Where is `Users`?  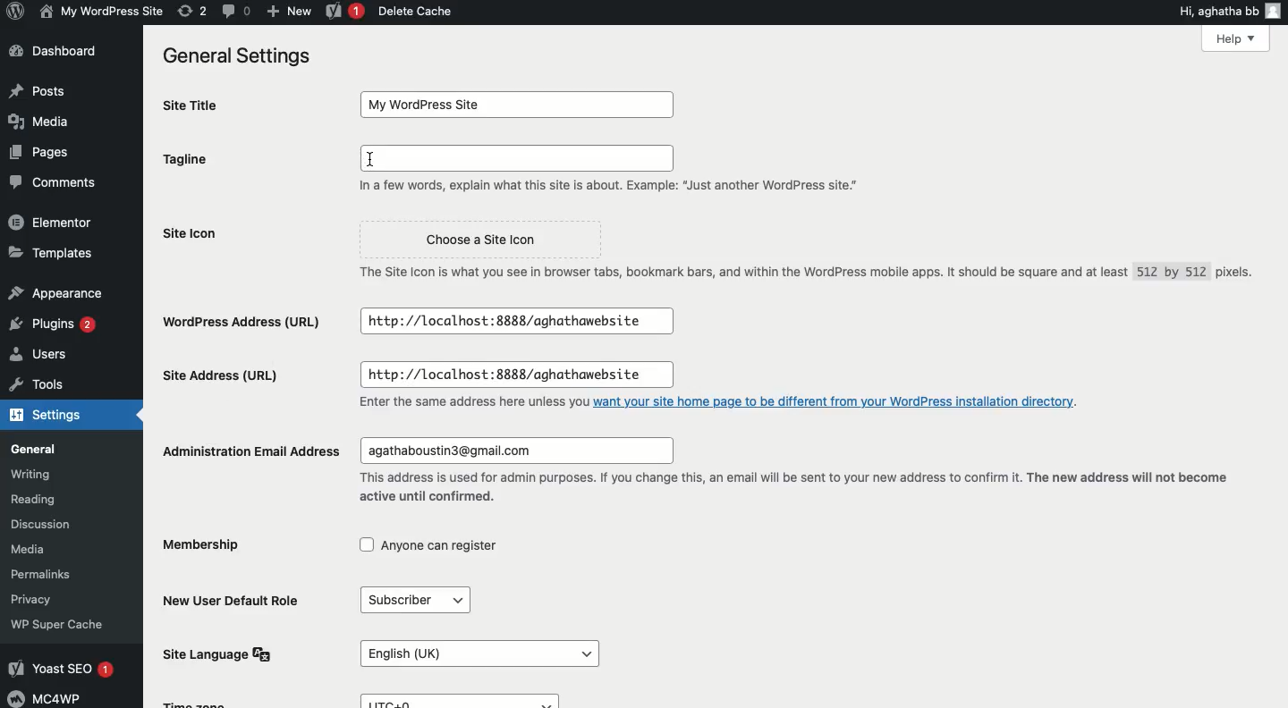 Users is located at coordinates (55, 357).